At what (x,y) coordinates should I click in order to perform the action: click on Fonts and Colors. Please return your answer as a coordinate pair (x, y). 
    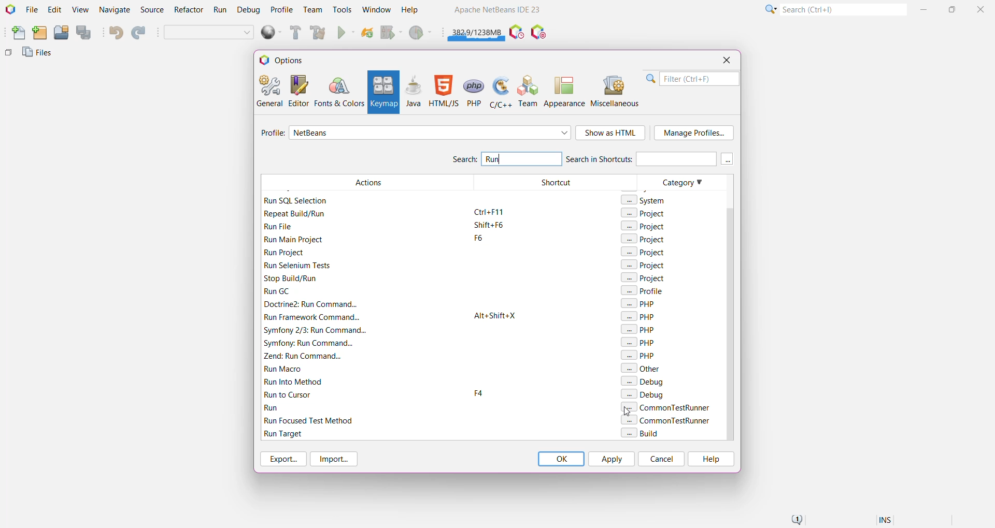
    Looking at the image, I should click on (339, 91).